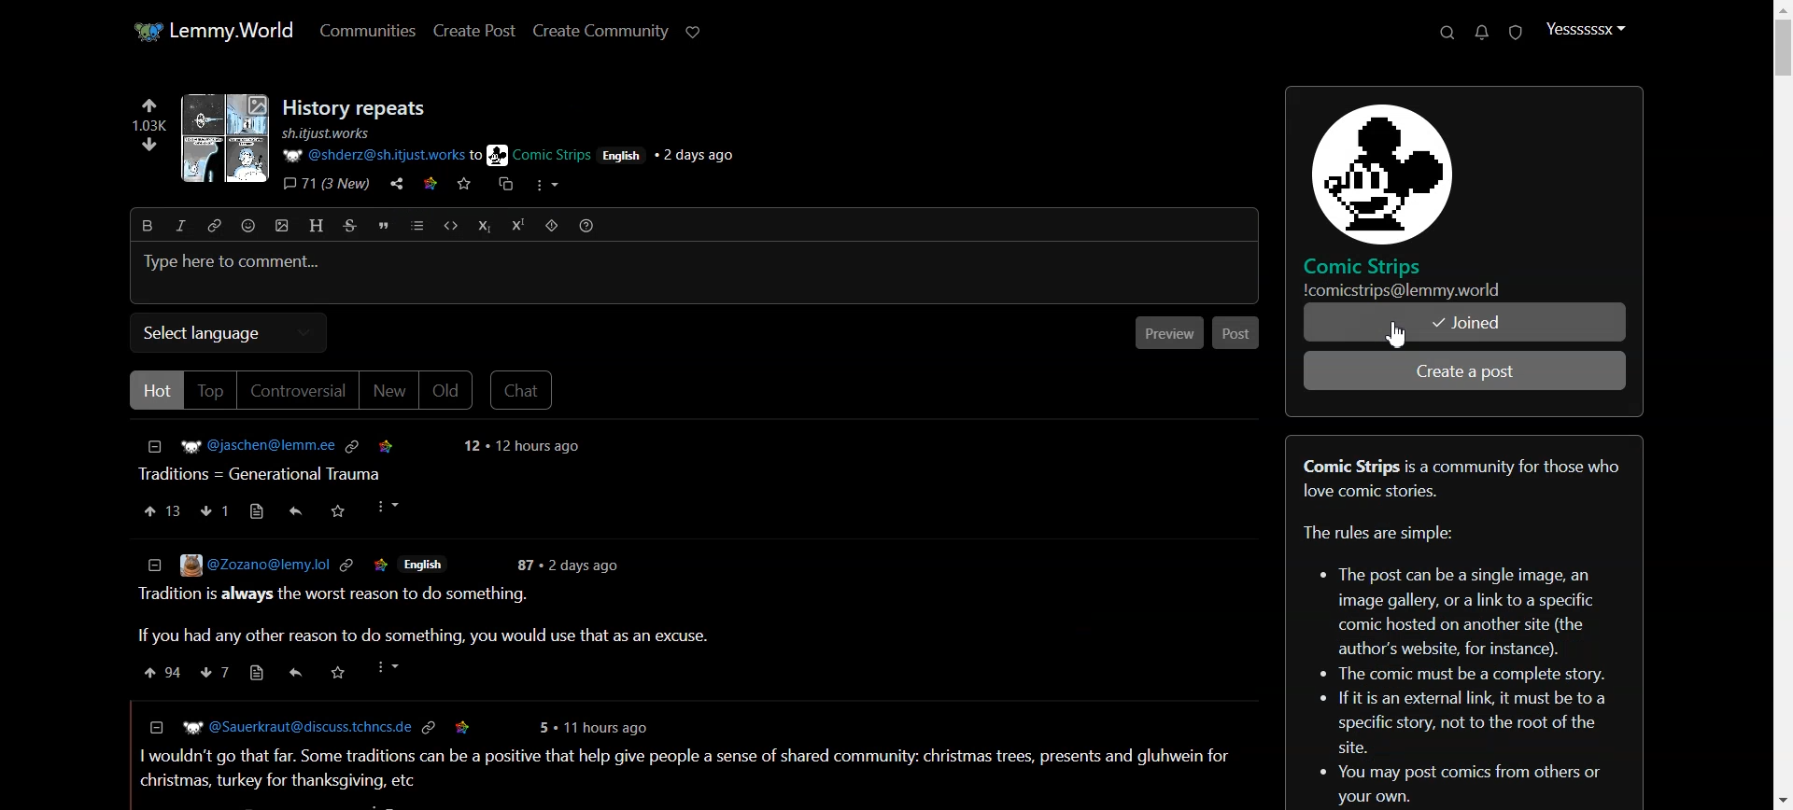 This screenshot has width=1793, height=810. I want to click on Controversial, so click(297, 391).